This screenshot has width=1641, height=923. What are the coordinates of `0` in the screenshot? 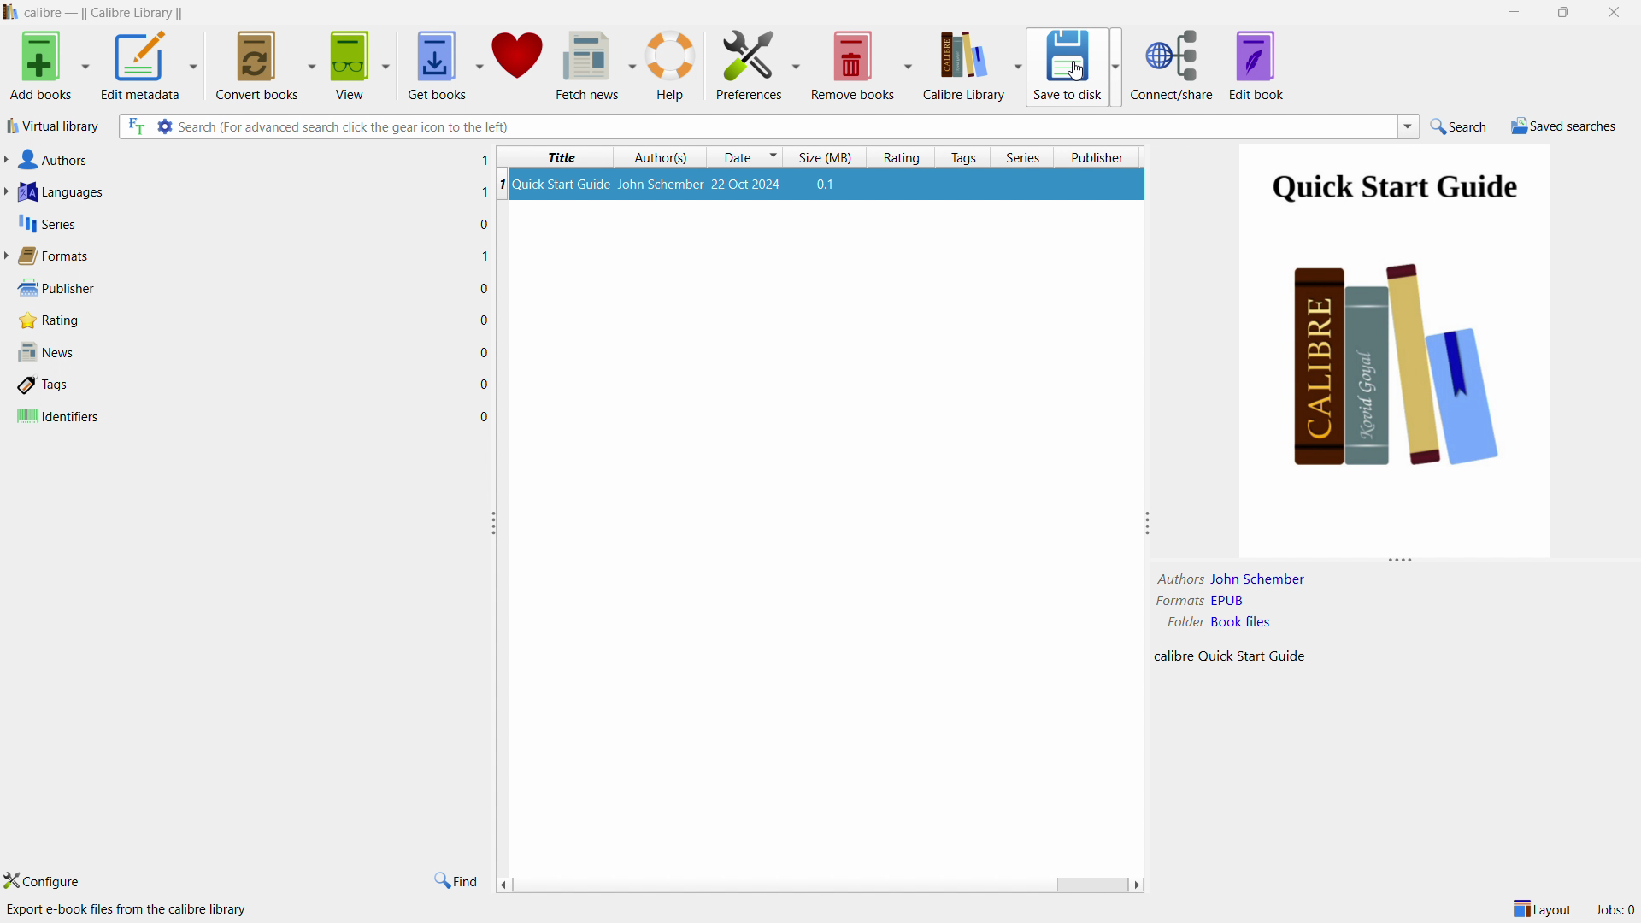 It's located at (483, 350).